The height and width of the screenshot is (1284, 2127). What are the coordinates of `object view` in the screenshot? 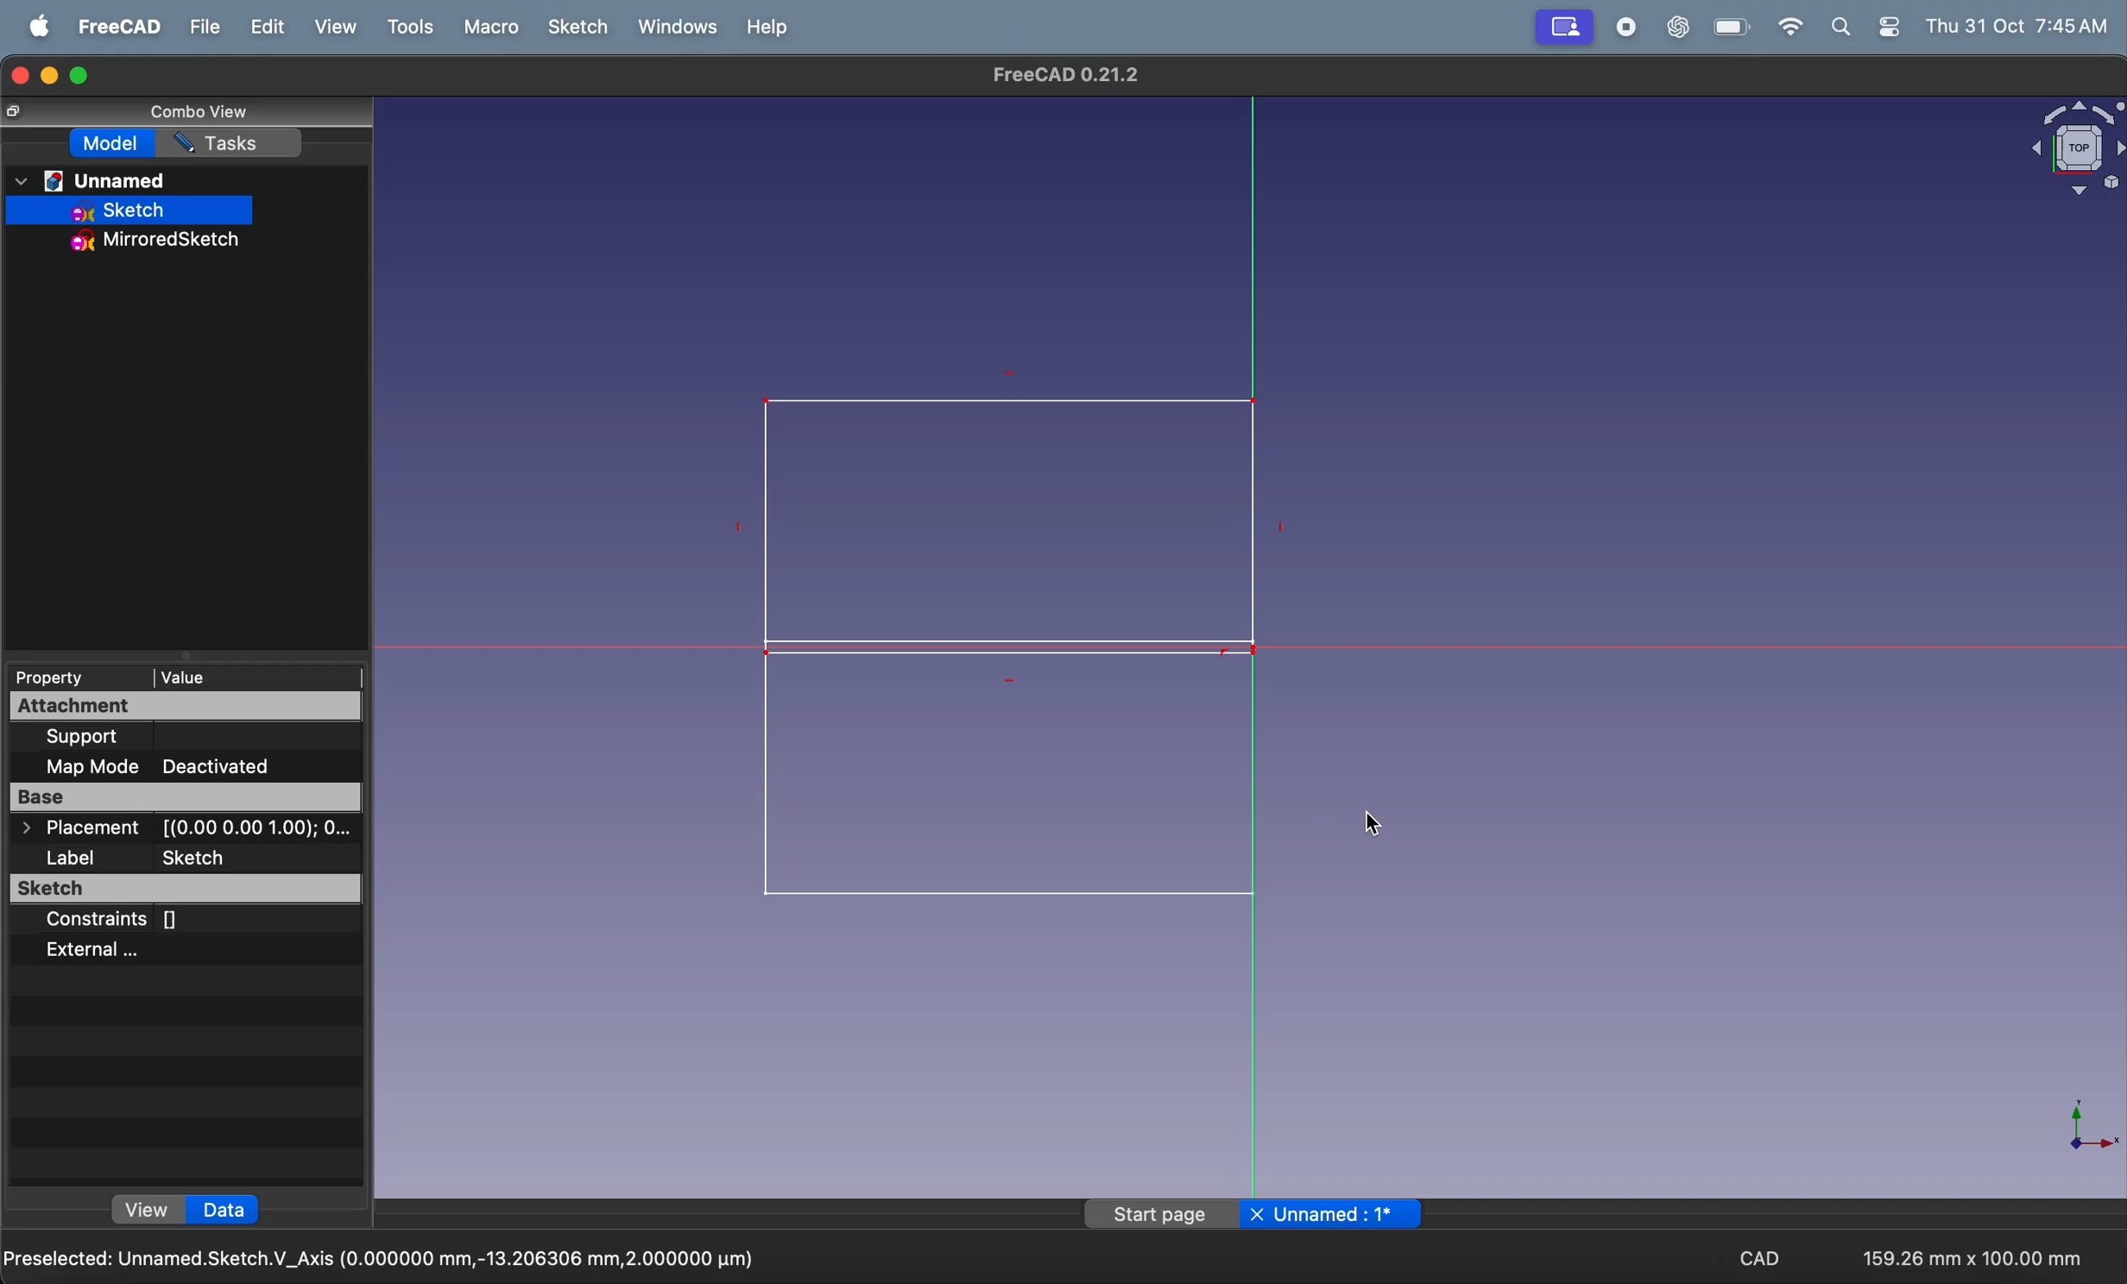 It's located at (2067, 150).